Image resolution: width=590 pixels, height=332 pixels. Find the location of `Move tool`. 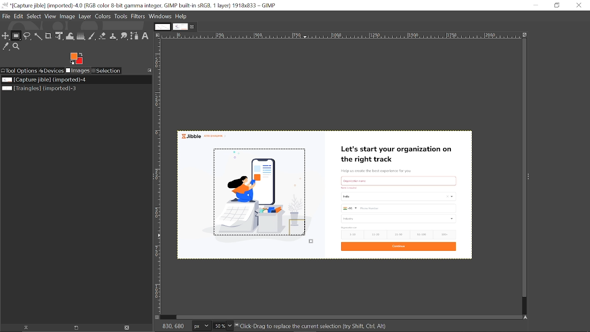

Move tool is located at coordinates (6, 36).